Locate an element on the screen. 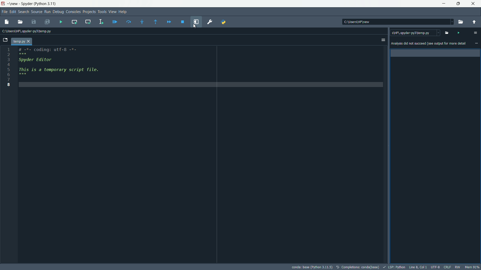 The image size is (481, 270). run selection is located at coordinates (101, 21).